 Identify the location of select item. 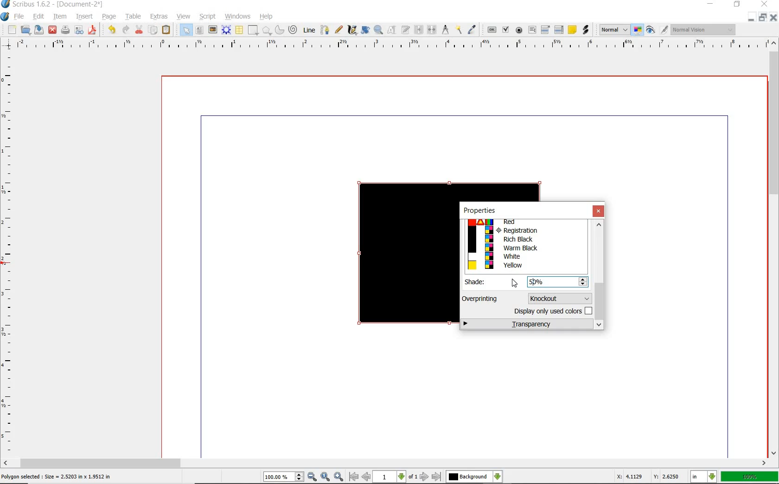
(184, 30).